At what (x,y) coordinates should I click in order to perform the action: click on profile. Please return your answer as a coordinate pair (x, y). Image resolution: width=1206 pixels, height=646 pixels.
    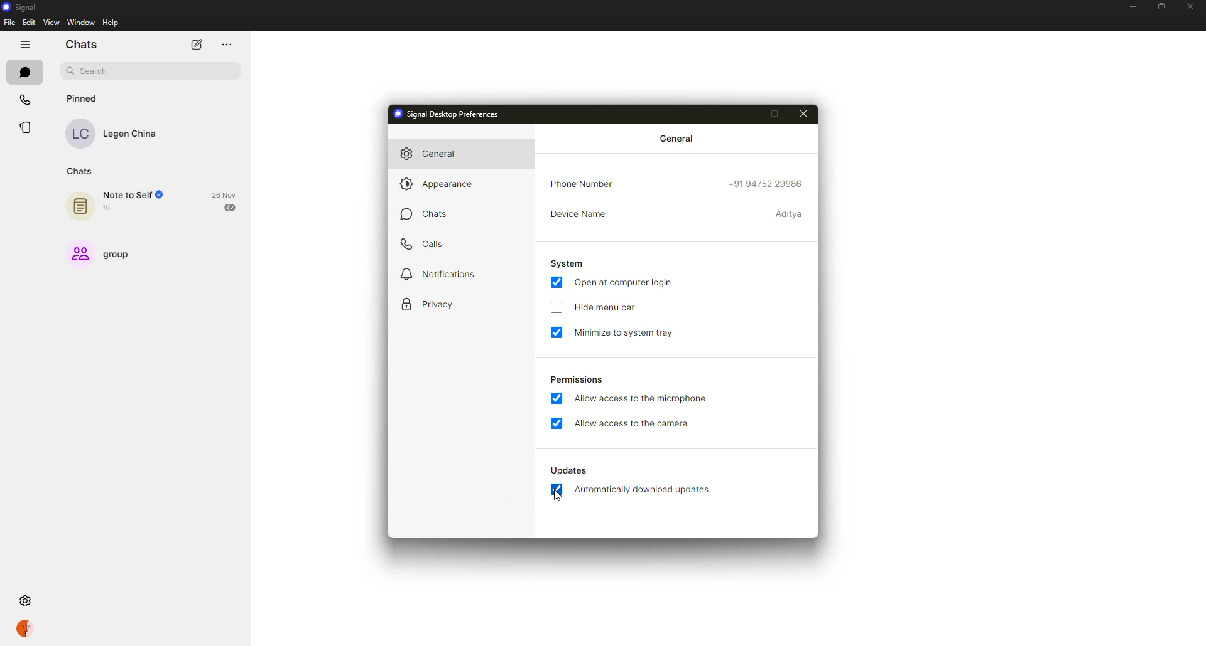
    Looking at the image, I should click on (24, 630).